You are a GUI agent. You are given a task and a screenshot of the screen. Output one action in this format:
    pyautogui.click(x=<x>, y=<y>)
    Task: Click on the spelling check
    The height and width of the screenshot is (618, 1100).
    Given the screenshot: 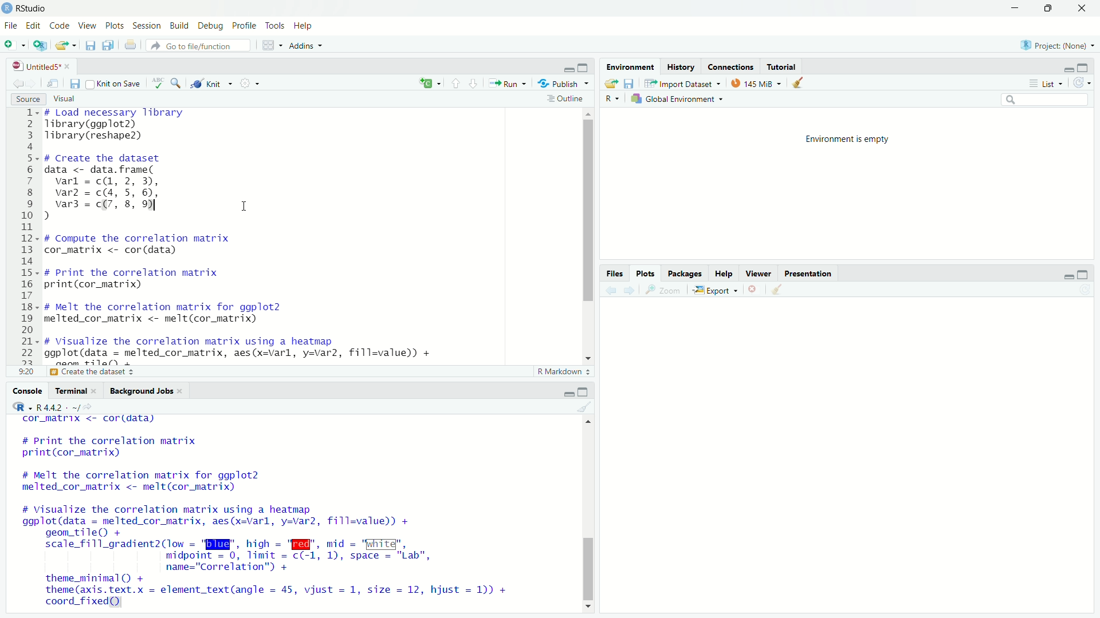 What is the action you would take?
    pyautogui.click(x=157, y=83)
    